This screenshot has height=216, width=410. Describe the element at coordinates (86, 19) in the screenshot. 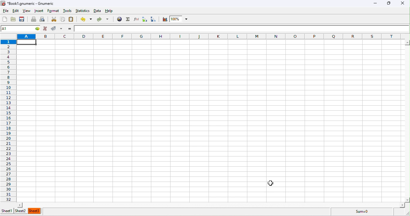

I see `undo` at that location.